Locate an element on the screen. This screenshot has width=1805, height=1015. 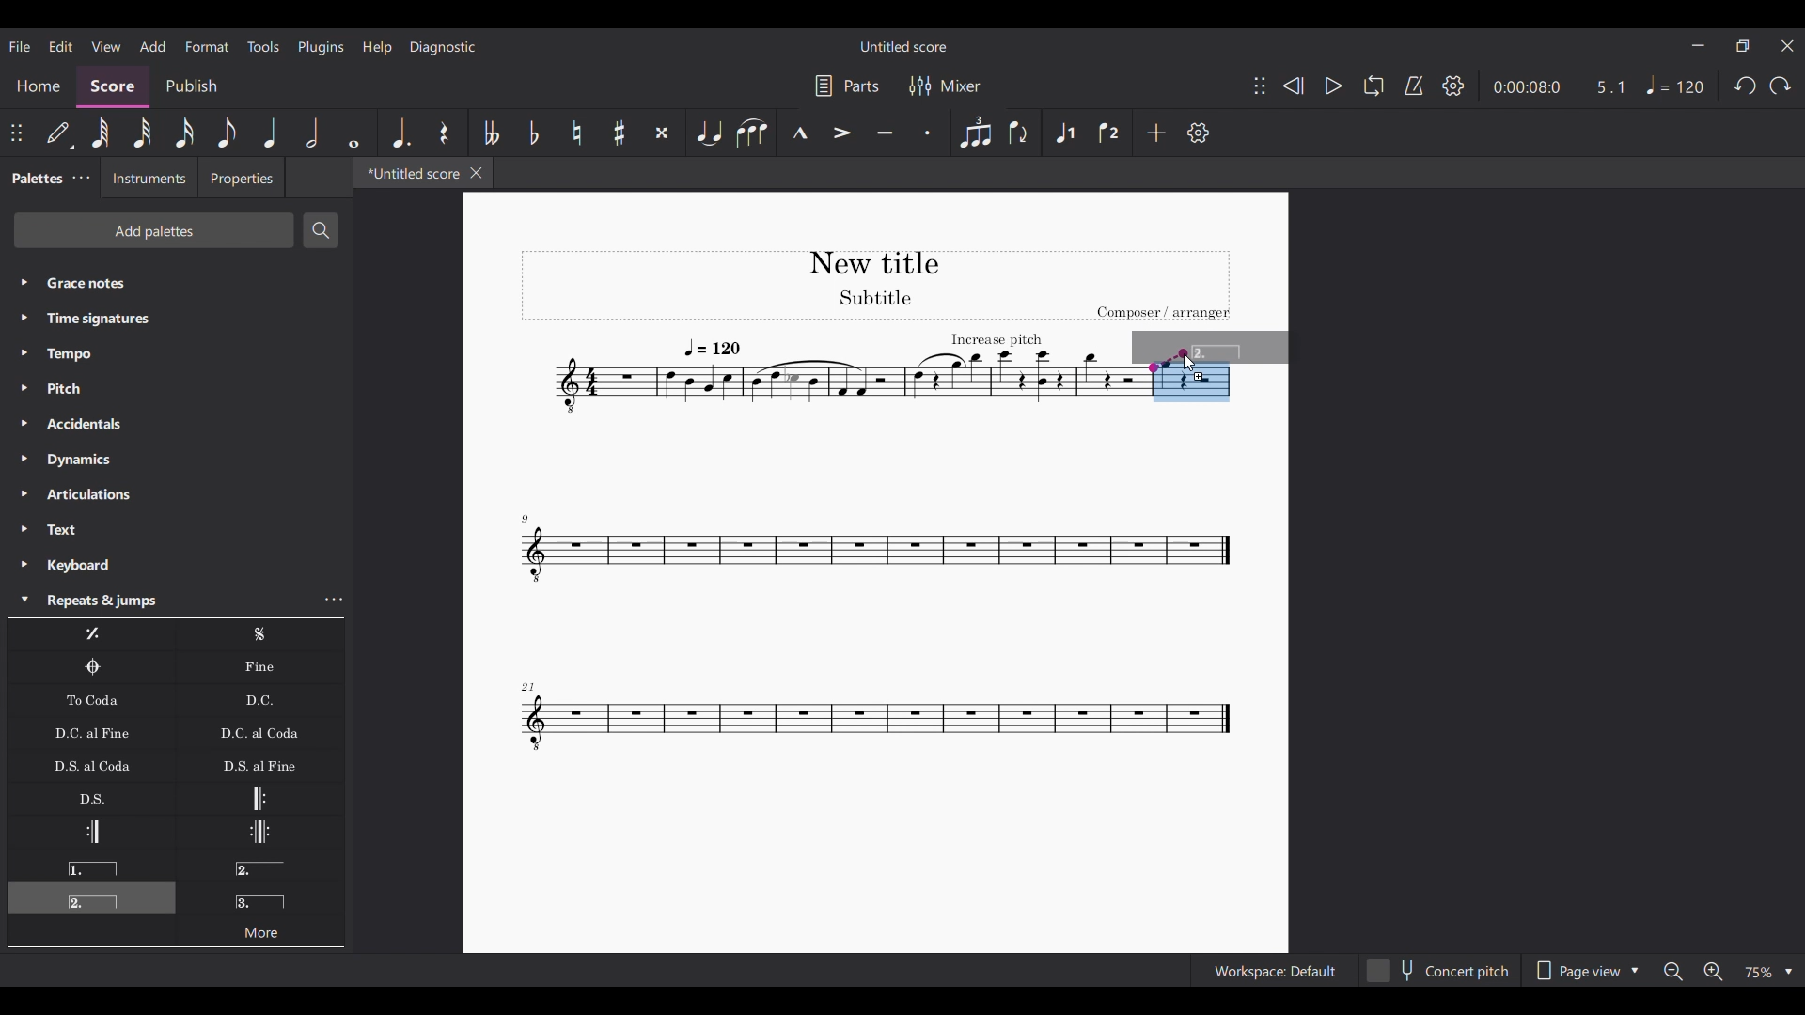
Tempo is located at coordinates (176, 354).